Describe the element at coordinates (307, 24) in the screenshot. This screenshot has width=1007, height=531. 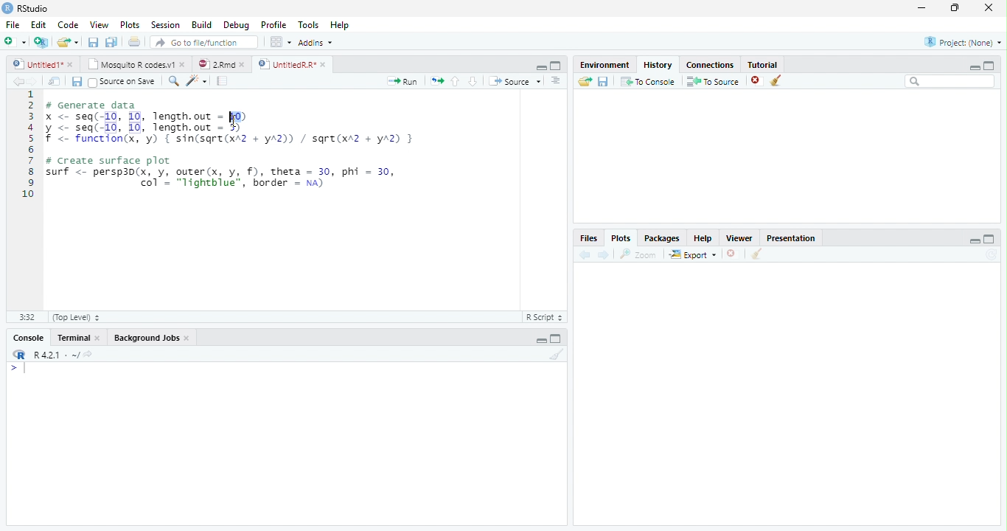
I see `Tools` at that location.